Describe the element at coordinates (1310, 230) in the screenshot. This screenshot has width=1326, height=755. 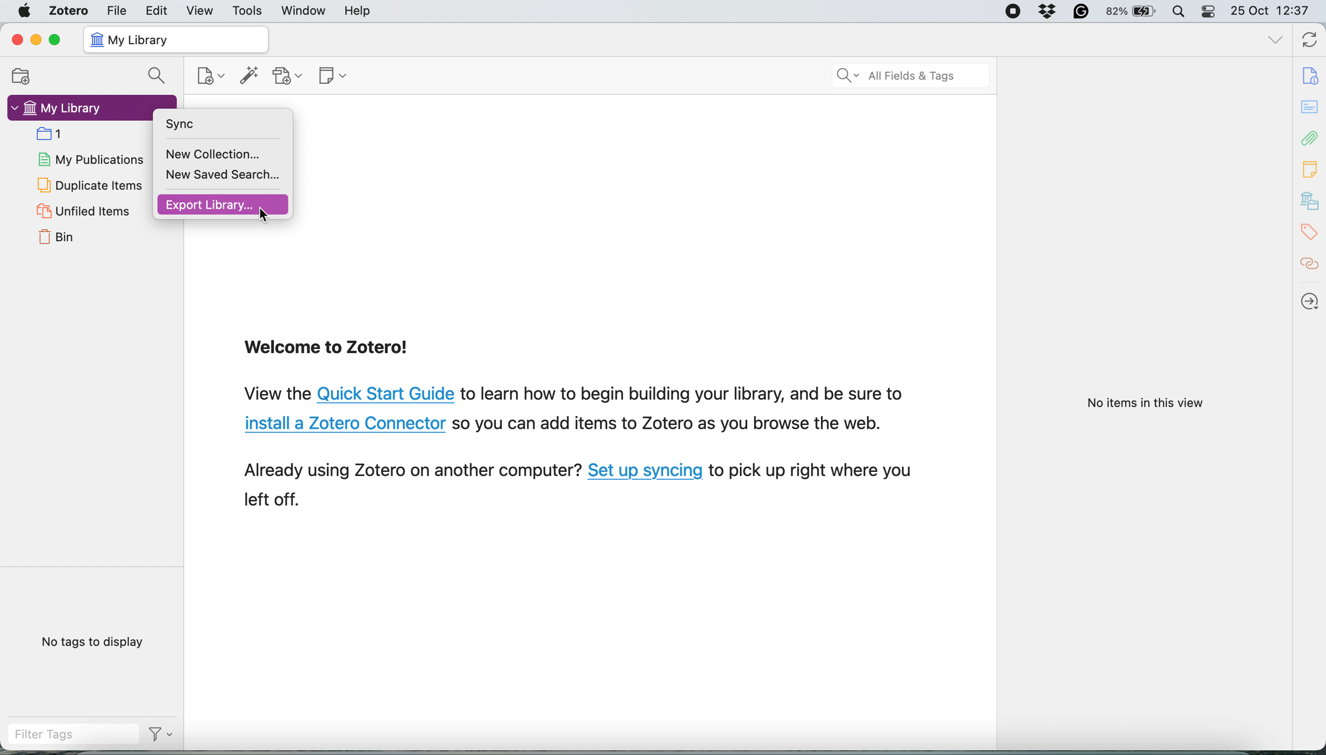
I see `tags` at that location.